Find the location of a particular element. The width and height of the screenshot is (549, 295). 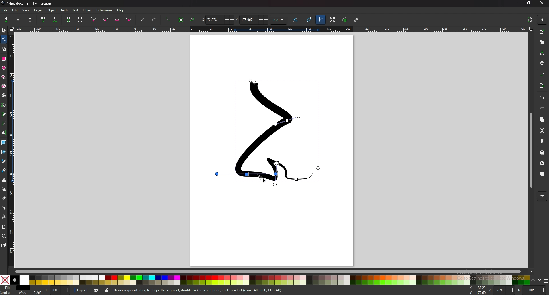

new is located at coordinates (542, 33).